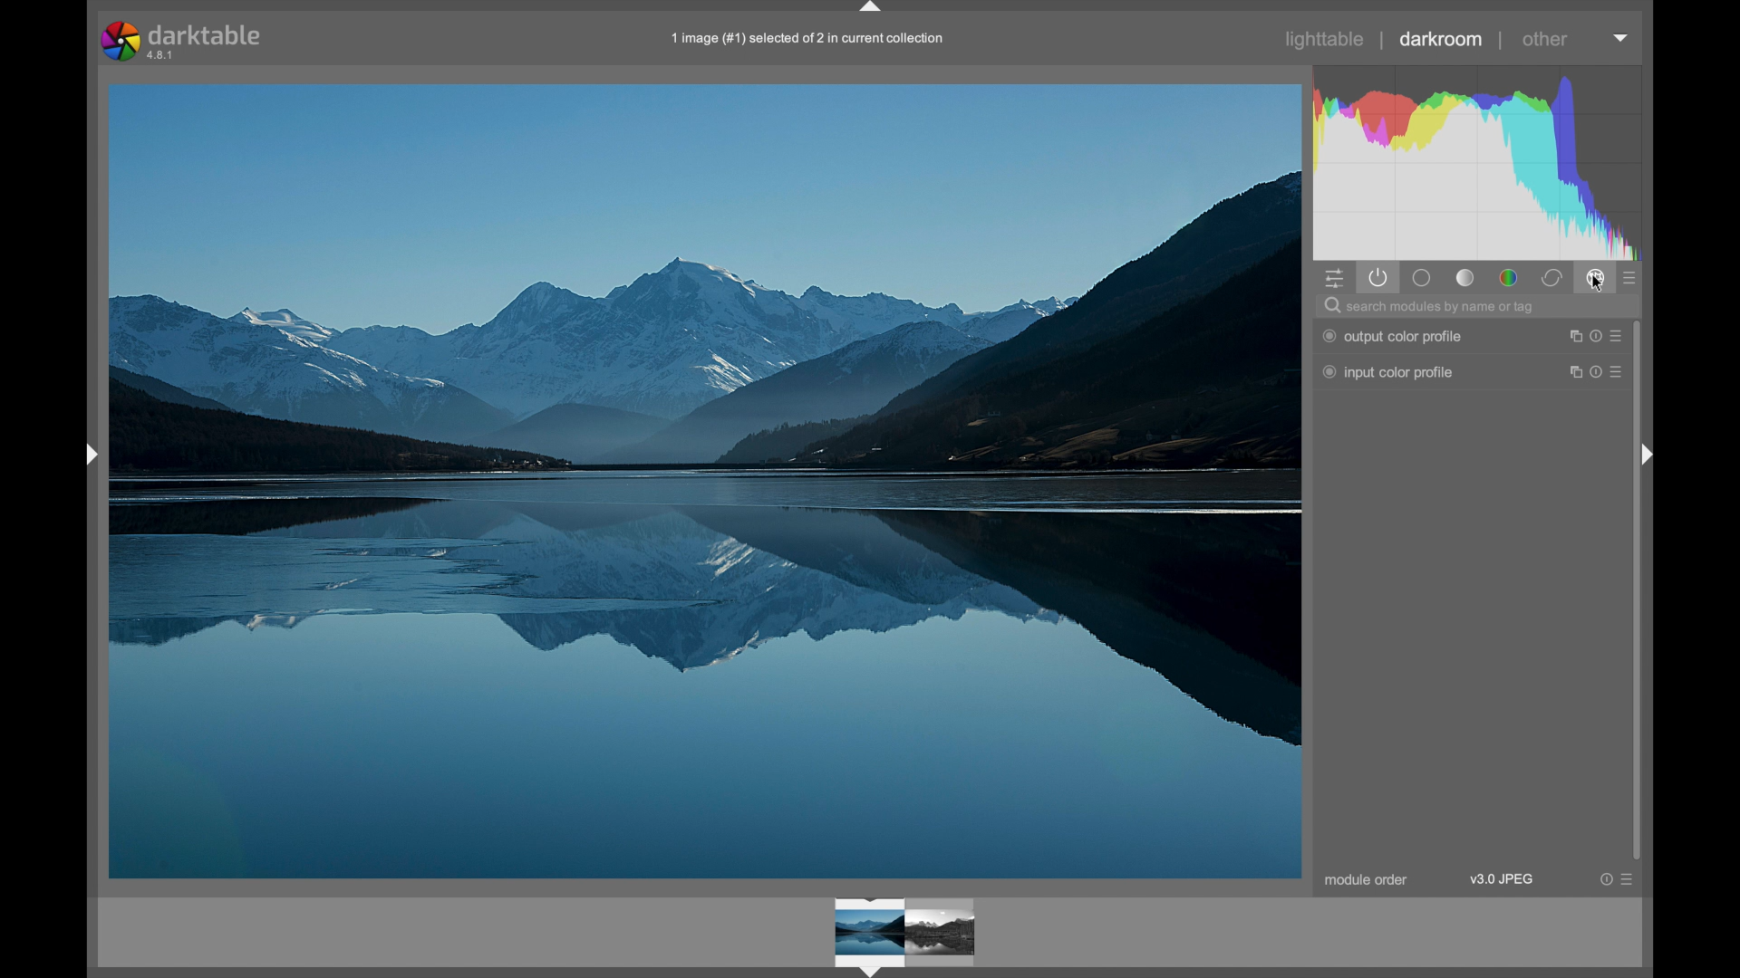  Describe the element at coordinates (1615, 880) in the screenshot. I see `more options` at that location.